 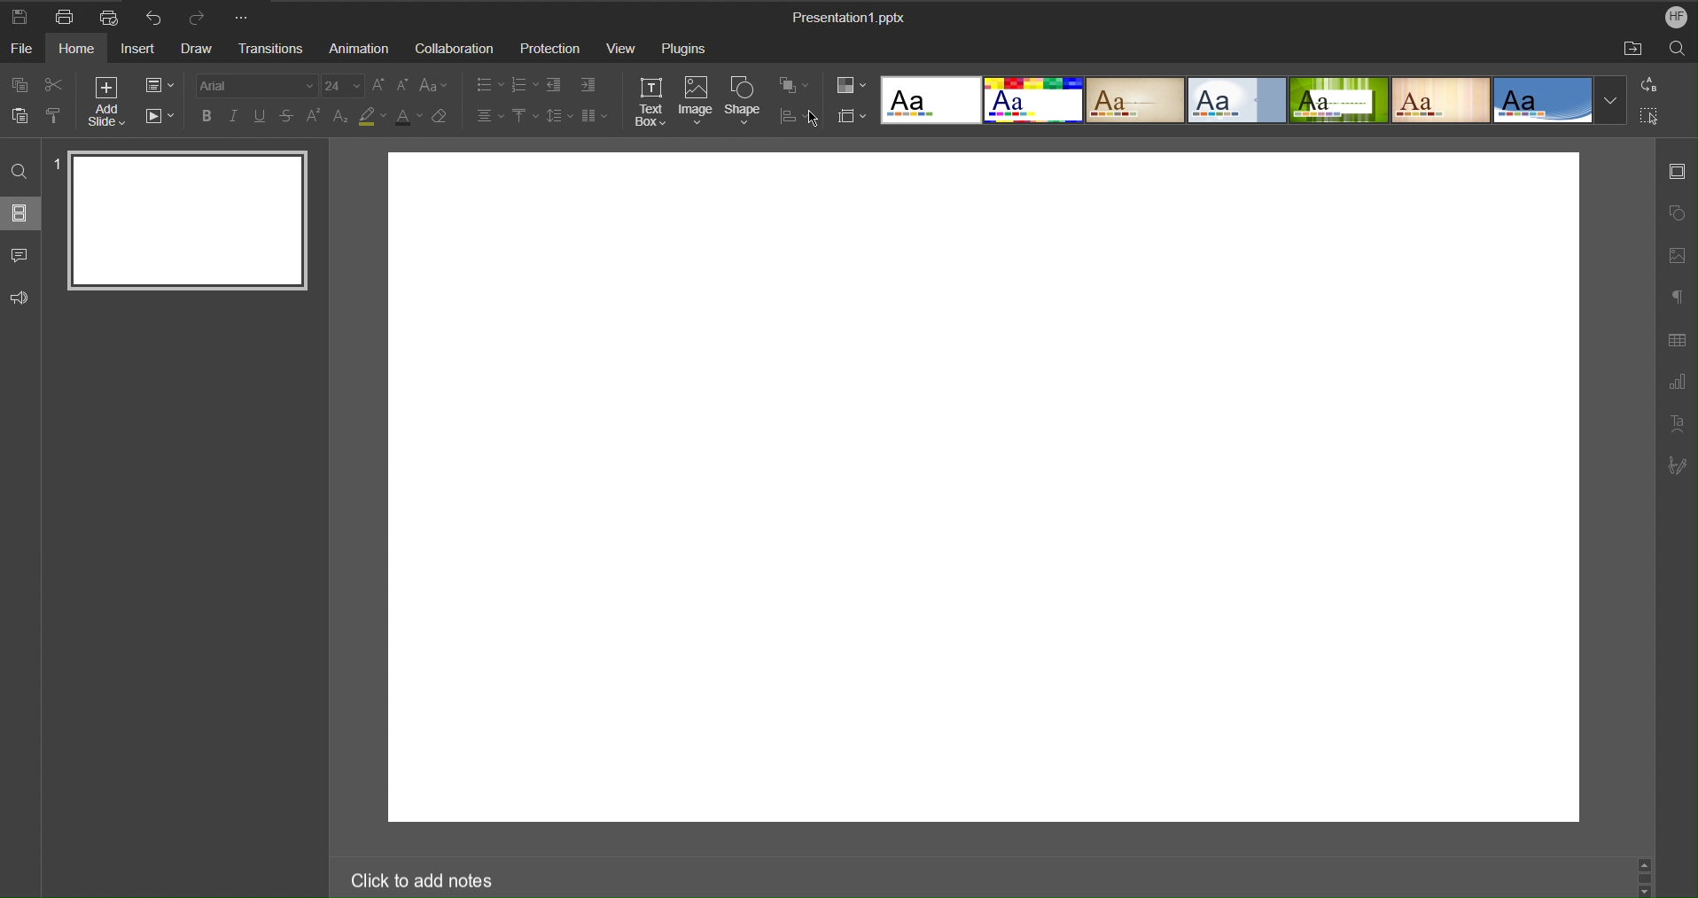 What do you see at coordinates (404, 85) in the screenshot?
I see `Decrease Size` at bounding box center [404, 85].